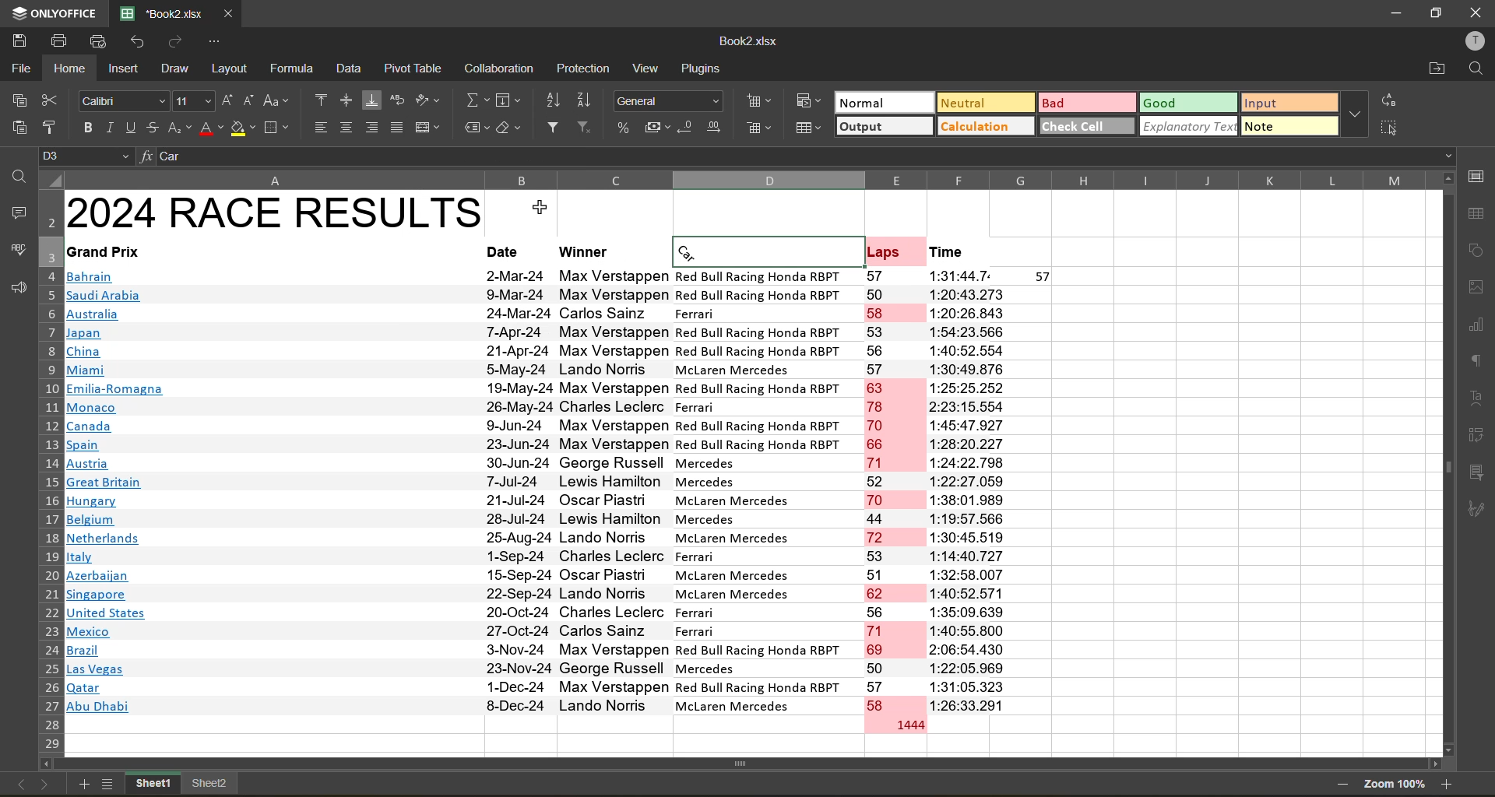  I want to click on underline, so click(130, 128).